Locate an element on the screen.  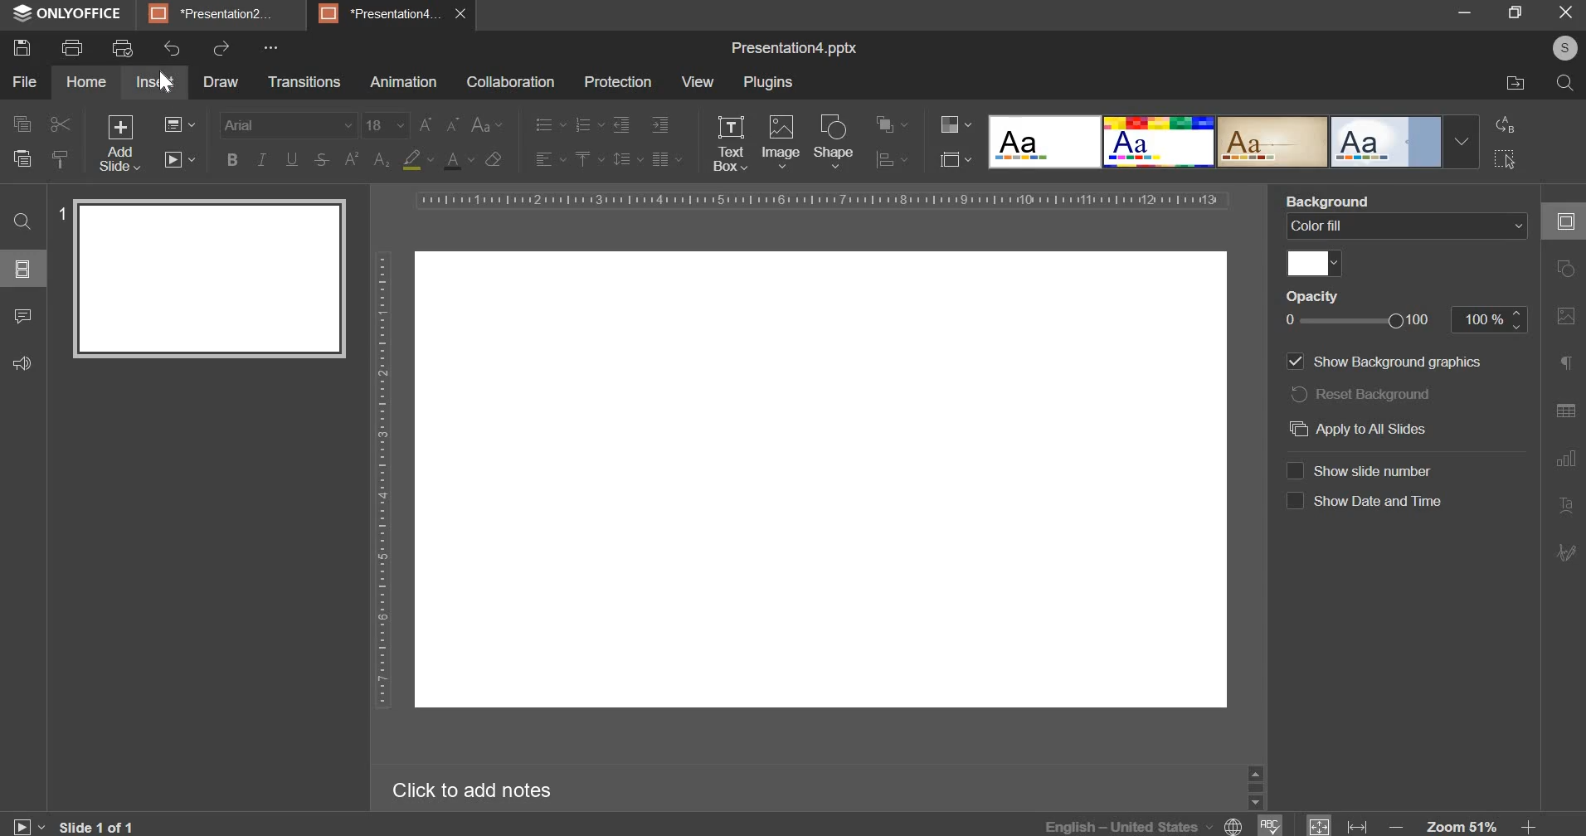
set text language is located at coordinates (1127, 825).